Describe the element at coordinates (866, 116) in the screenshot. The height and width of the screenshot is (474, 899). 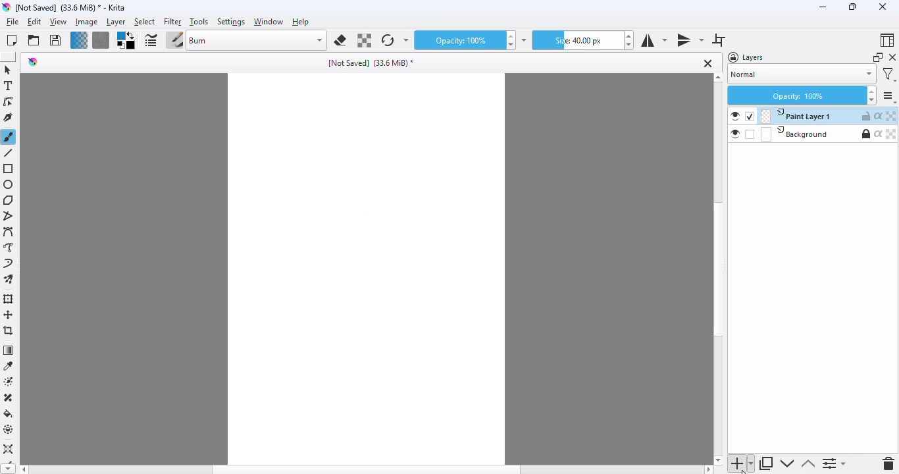
I see `unlocked` at that location.